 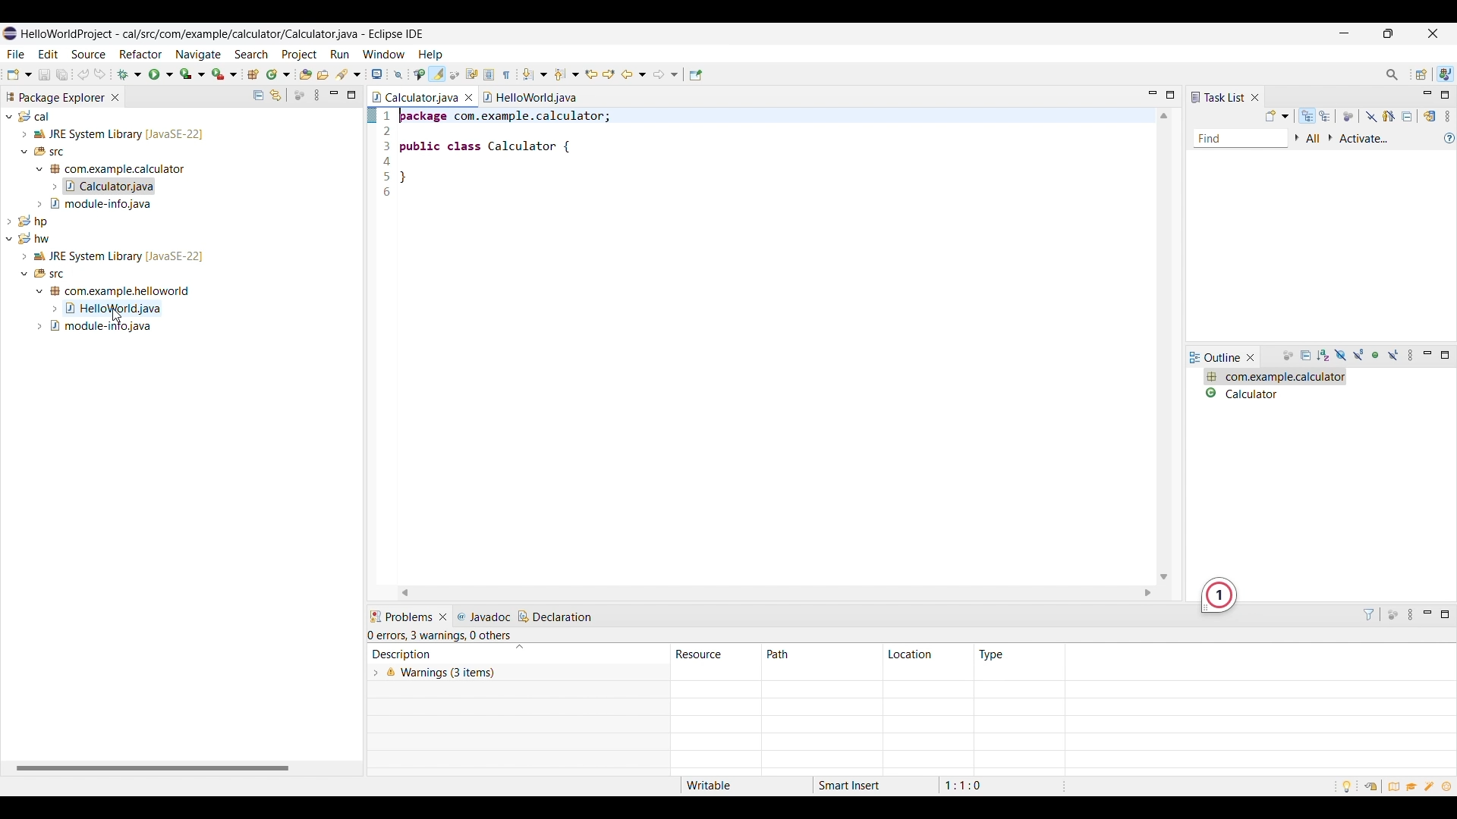 I want to click on Search options, so click(x=348, y=74).